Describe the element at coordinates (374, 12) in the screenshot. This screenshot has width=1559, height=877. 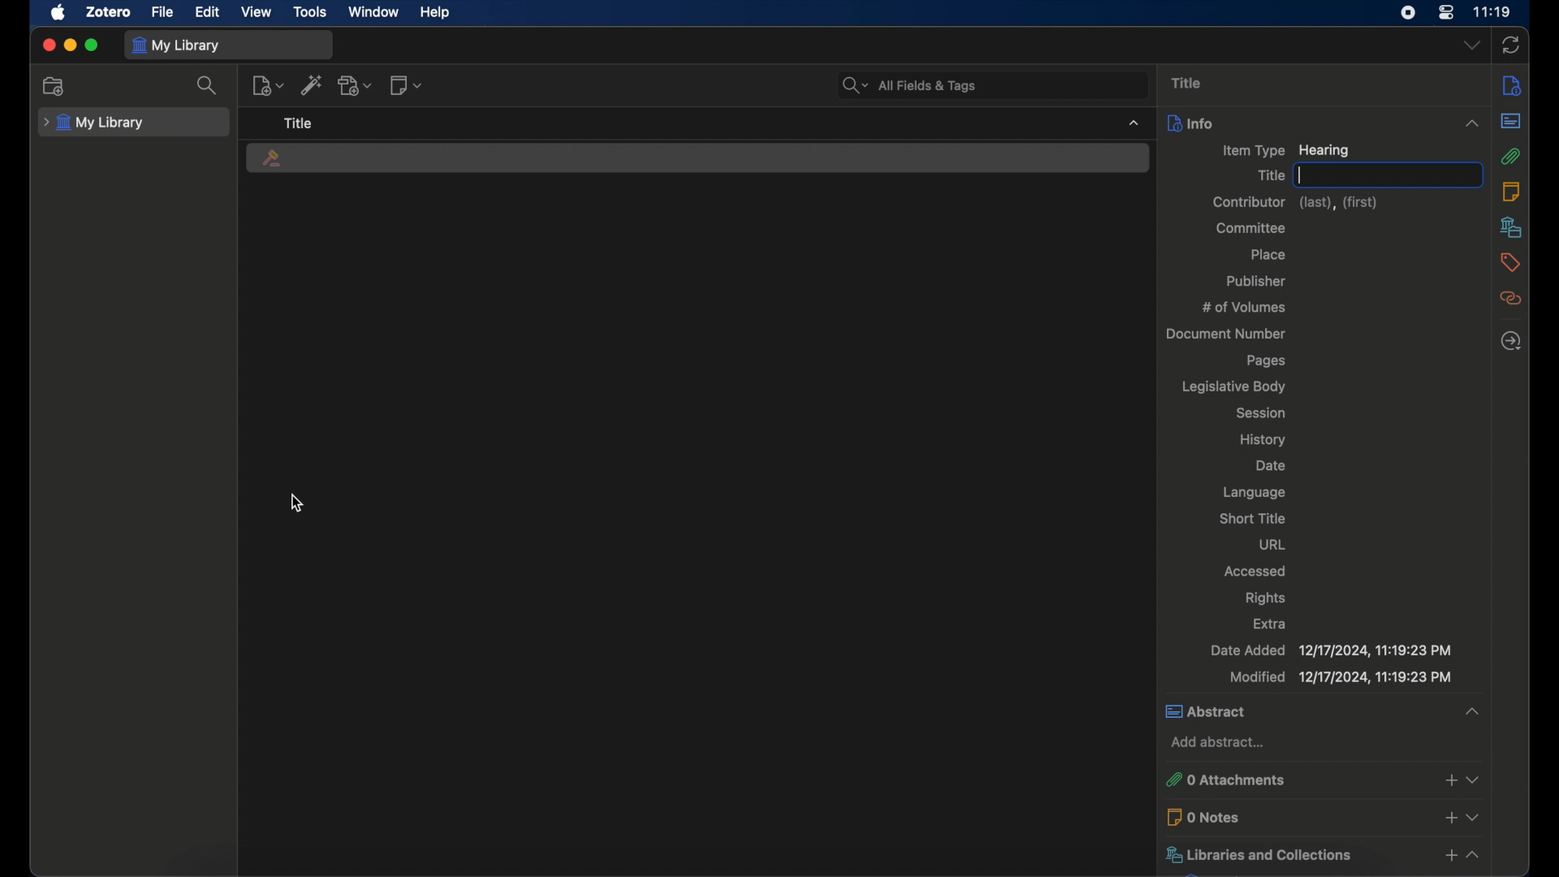
I see `window` at that location.